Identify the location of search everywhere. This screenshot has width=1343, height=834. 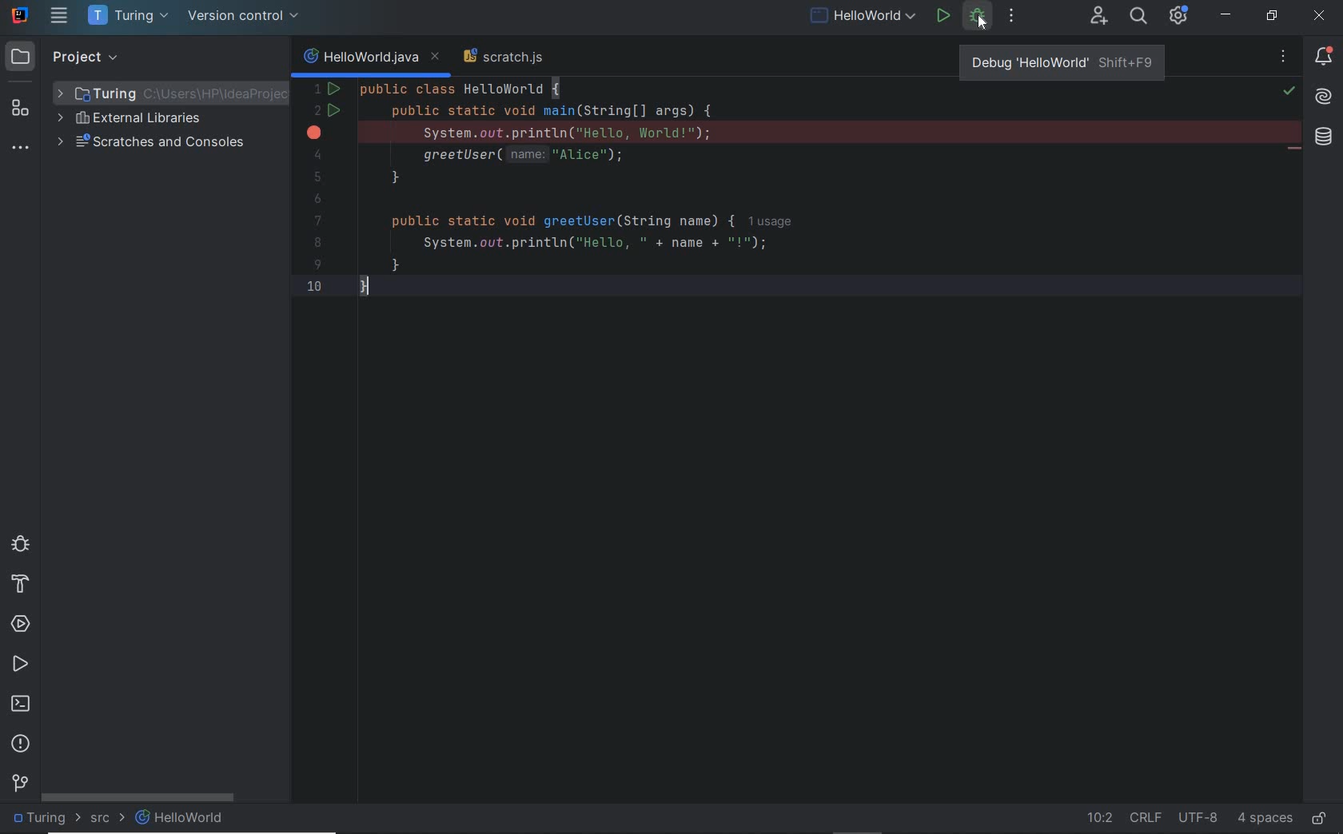
(1138, 18).